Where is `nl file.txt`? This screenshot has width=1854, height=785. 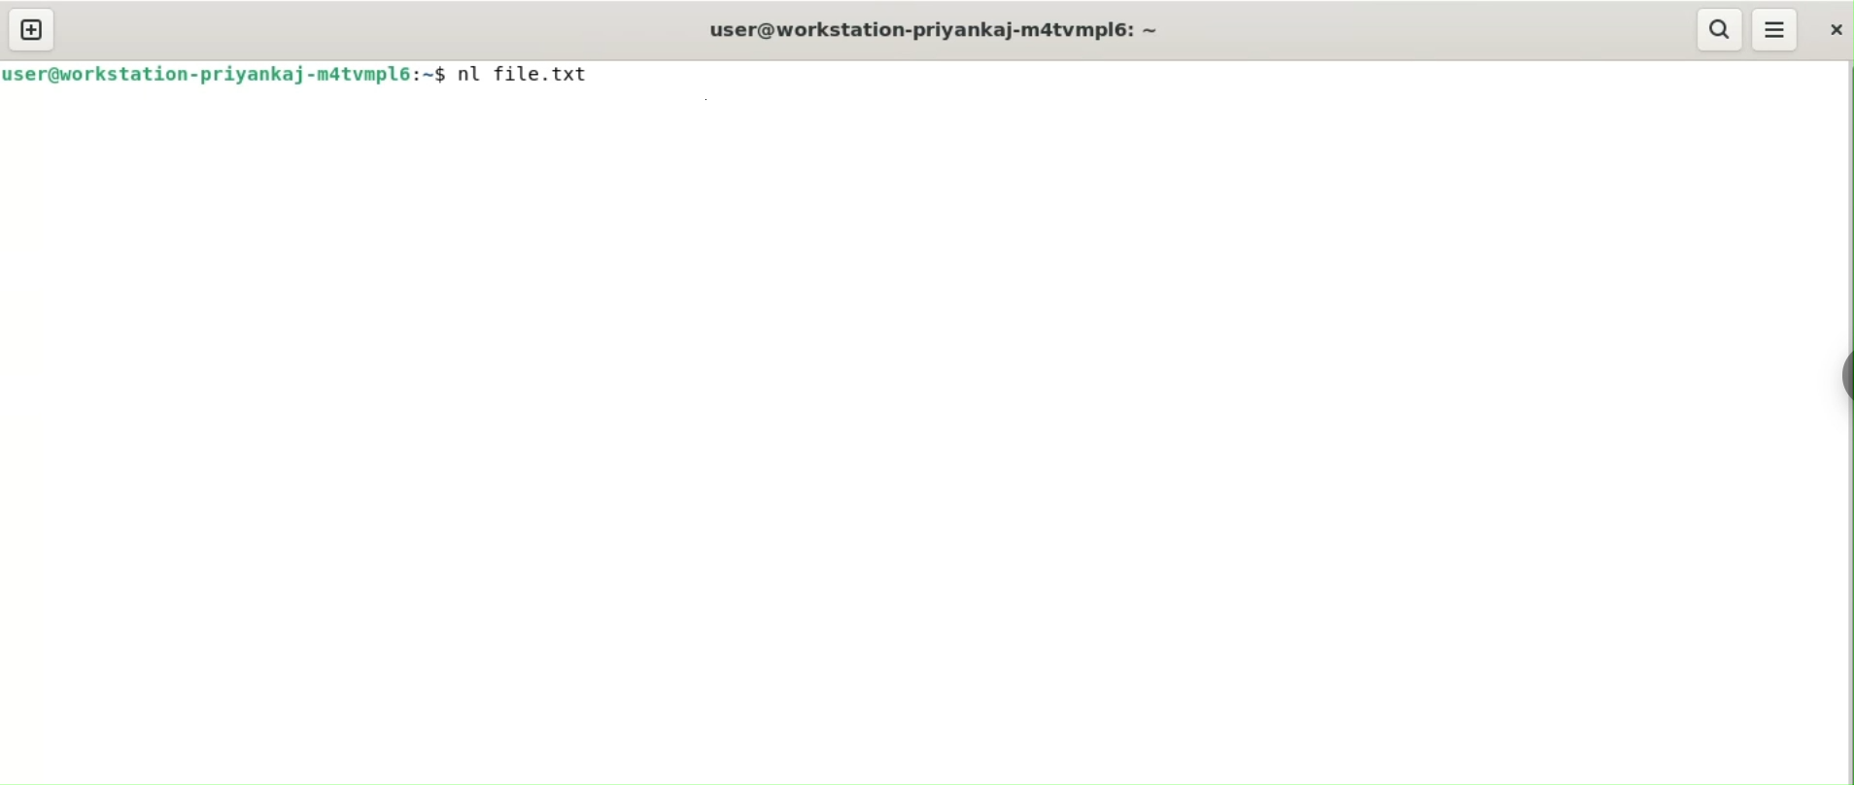 nl file.txt is located at coordinates (528, 74).